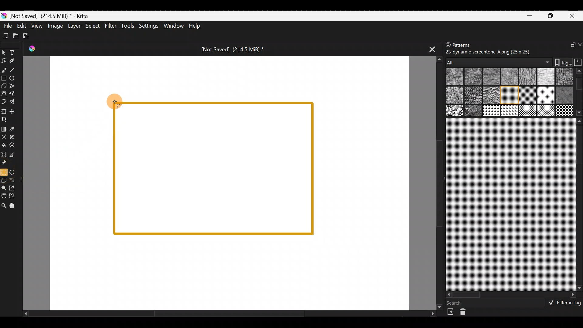 Image resolution: width=583 pixels, height=328 pixels. What do you see at coordinates (173, 26) in the screenshot?
I see `Window` at bounding box center [173, 26].